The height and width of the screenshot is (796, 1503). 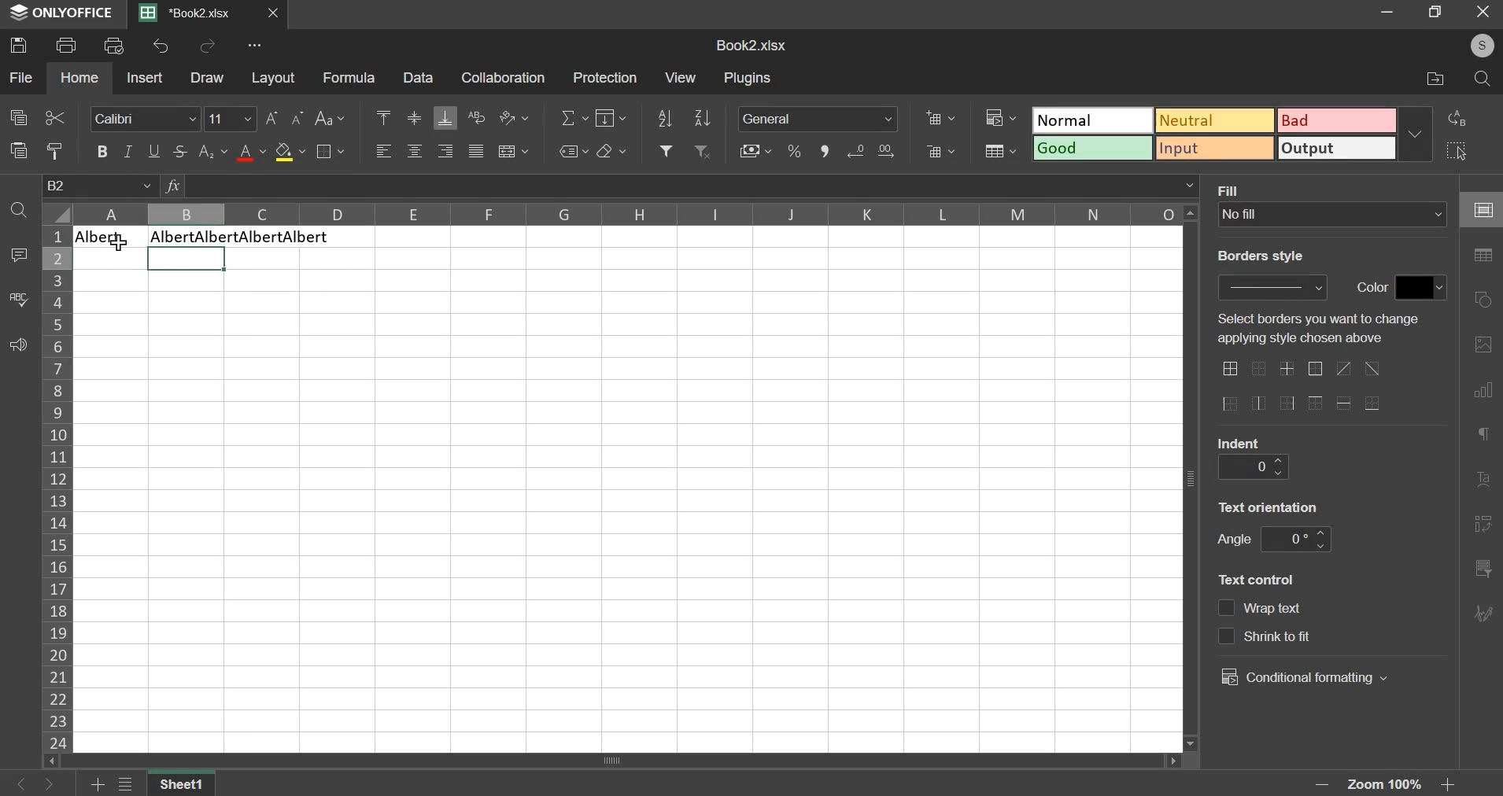 I want to click on merge & center, so click(x=512, y=151).